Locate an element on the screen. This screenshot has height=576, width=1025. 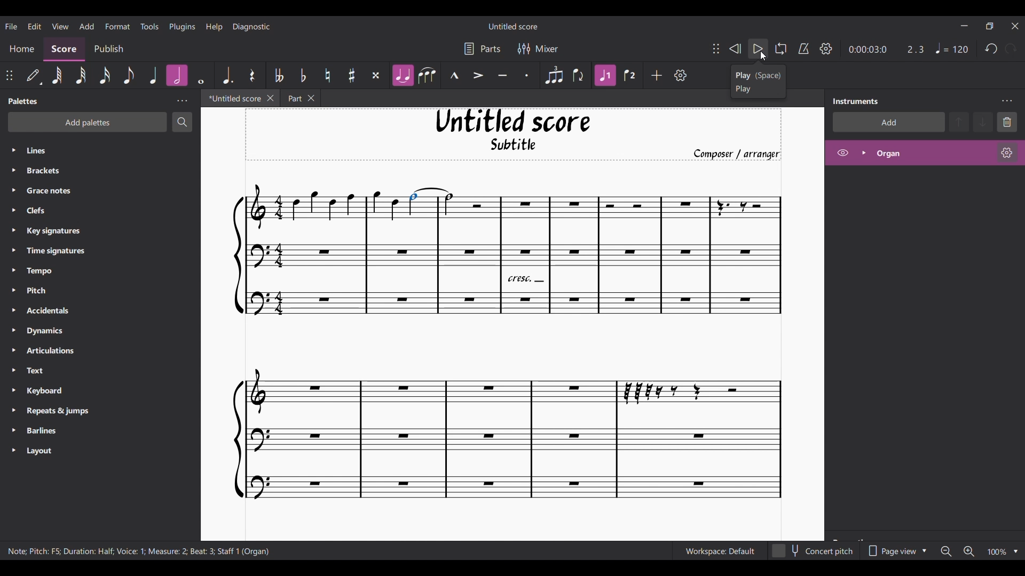
Home section is located at coordinates (21, 50).